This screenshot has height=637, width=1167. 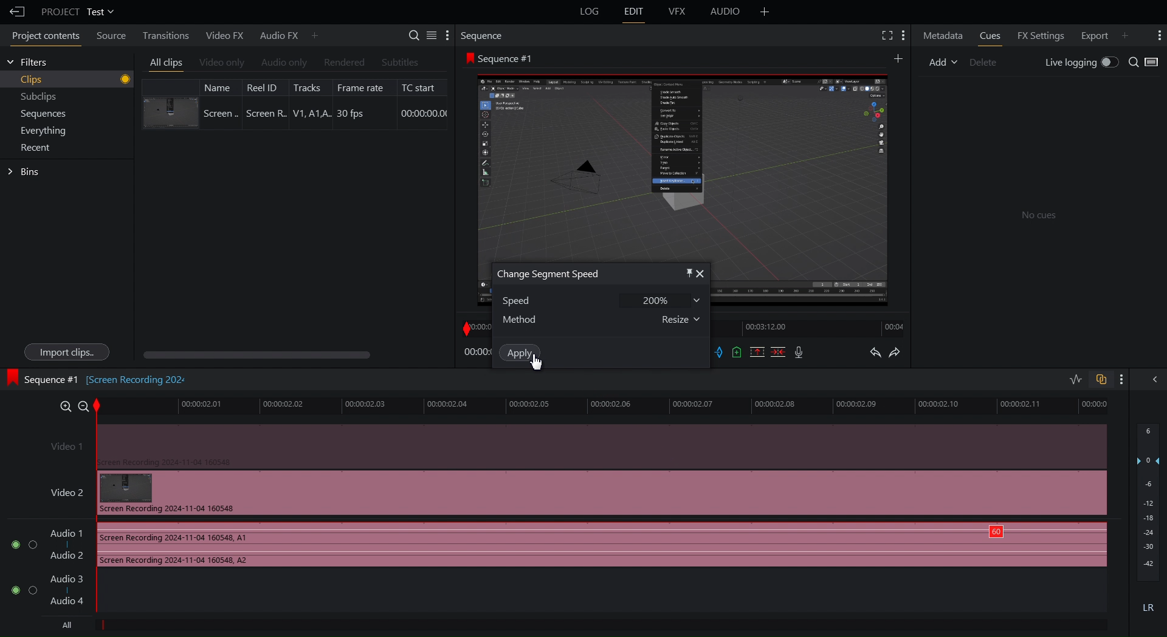 I want to click on Live Logging, so click(x=1079, y=63).